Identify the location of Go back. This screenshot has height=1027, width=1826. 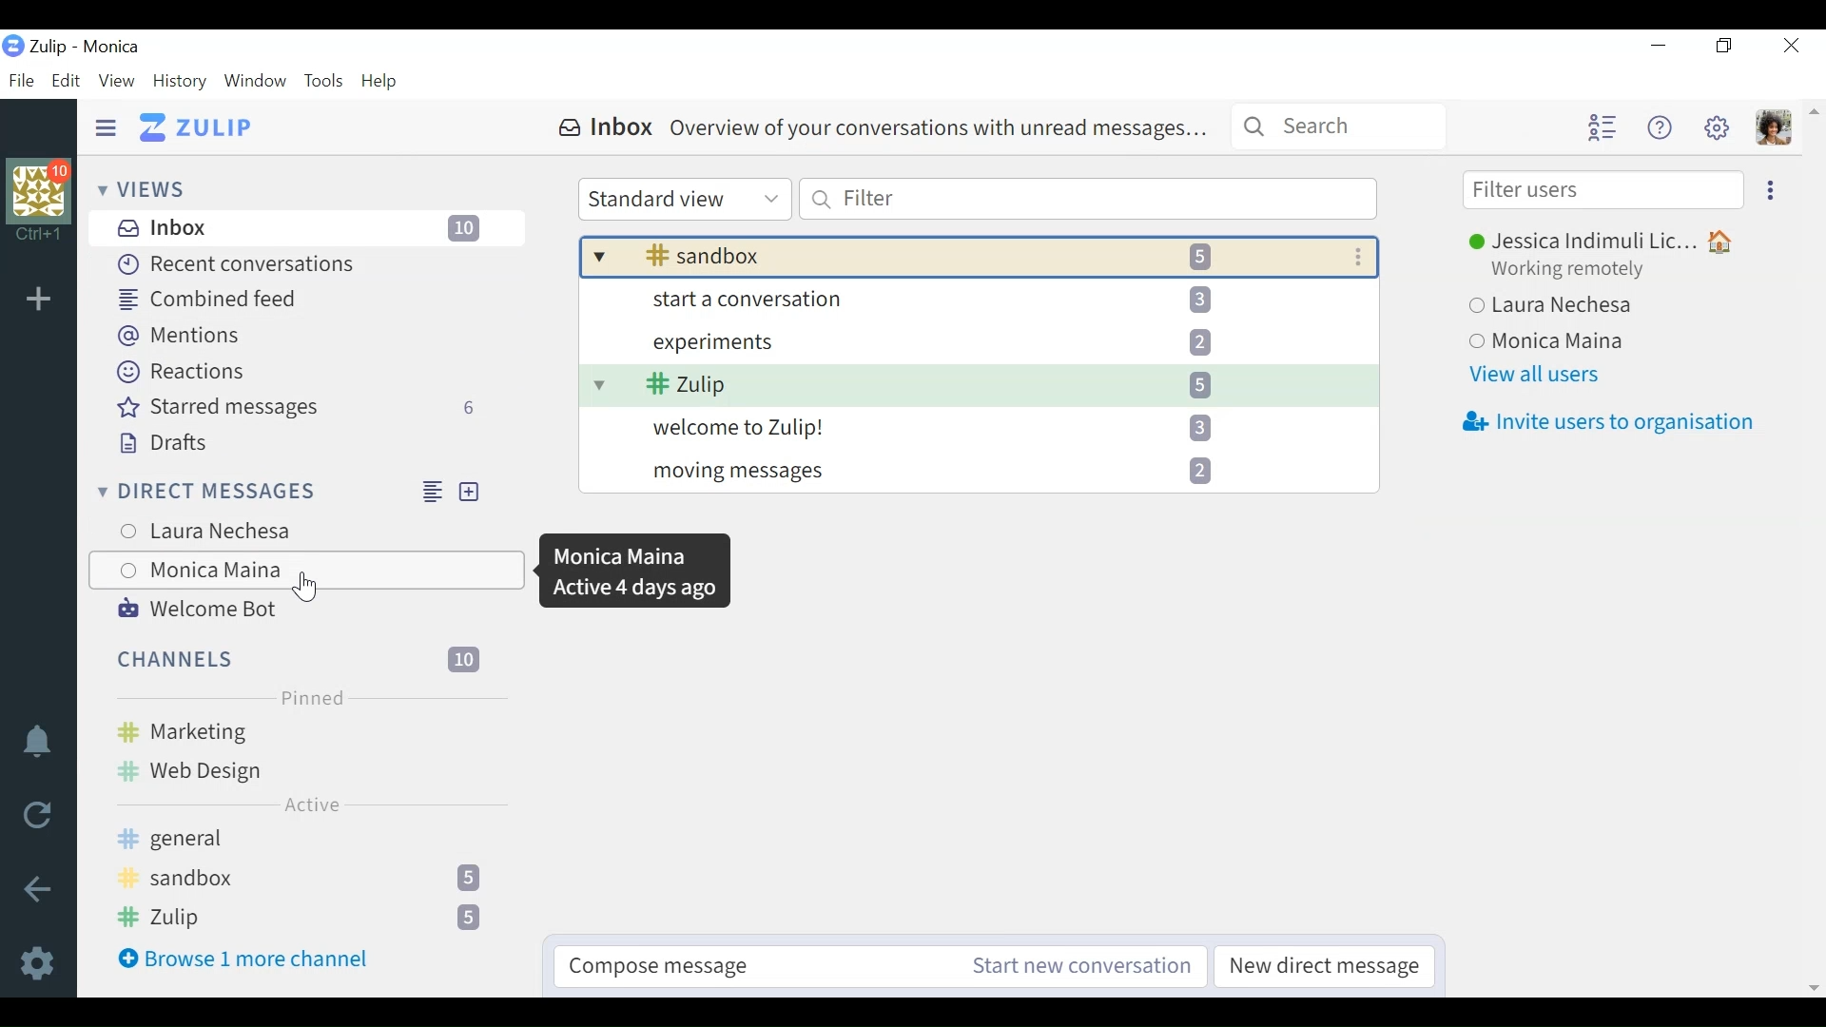
(35, 889).